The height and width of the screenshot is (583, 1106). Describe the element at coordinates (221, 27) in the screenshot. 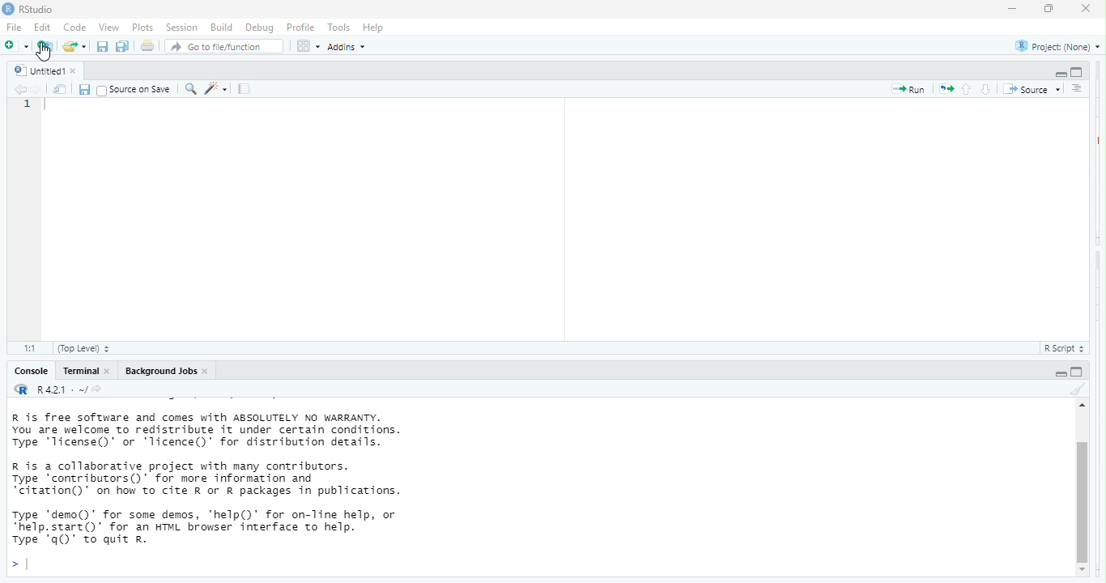

I see `Build` at that location.